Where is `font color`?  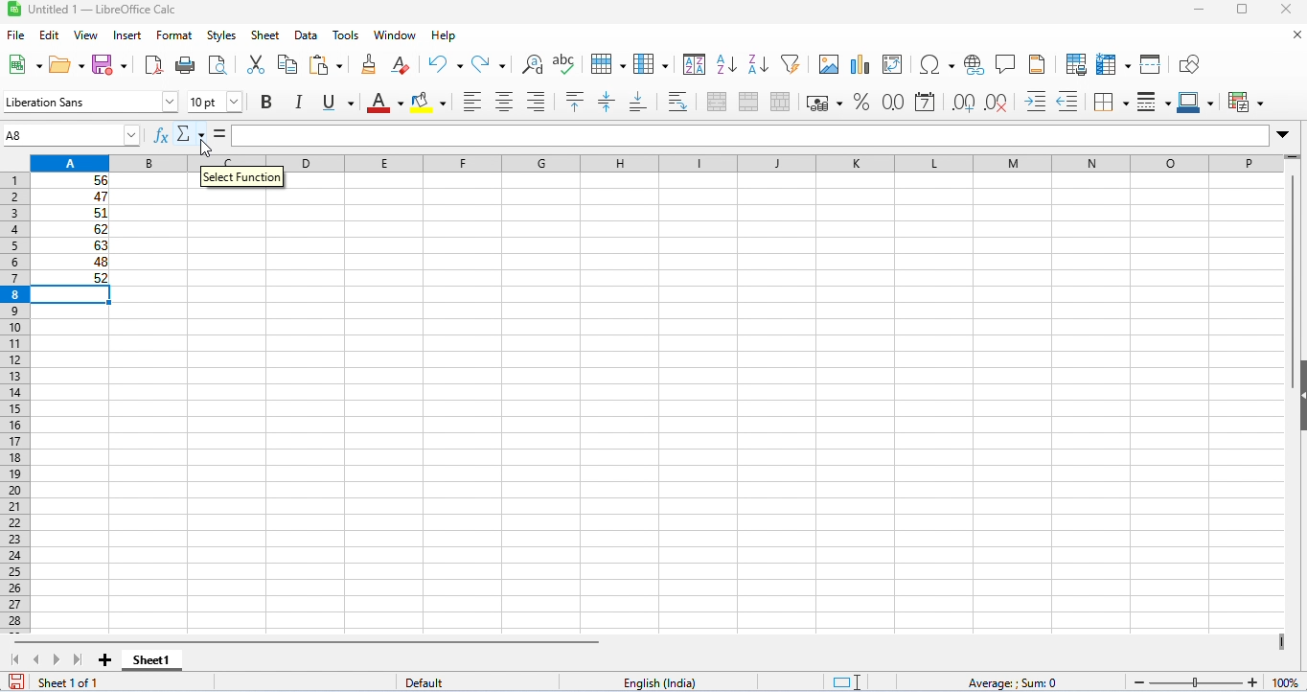 font color is located at coordinates (381, 102).